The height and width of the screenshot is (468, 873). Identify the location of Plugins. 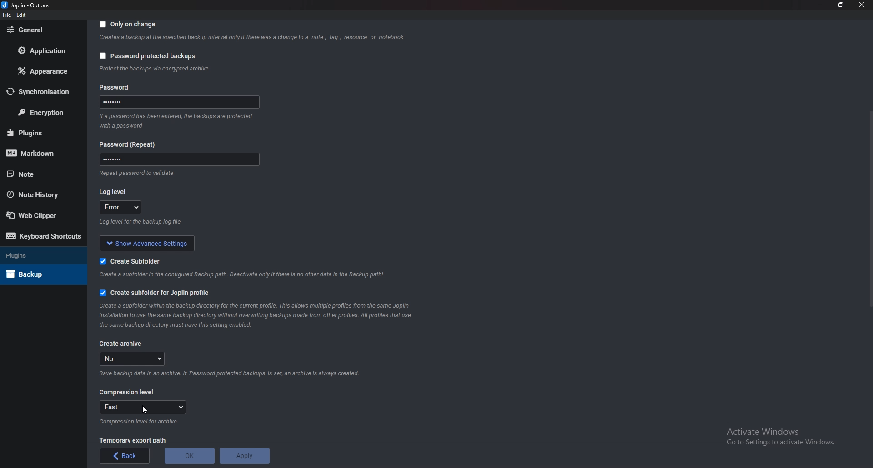
(39, 256).